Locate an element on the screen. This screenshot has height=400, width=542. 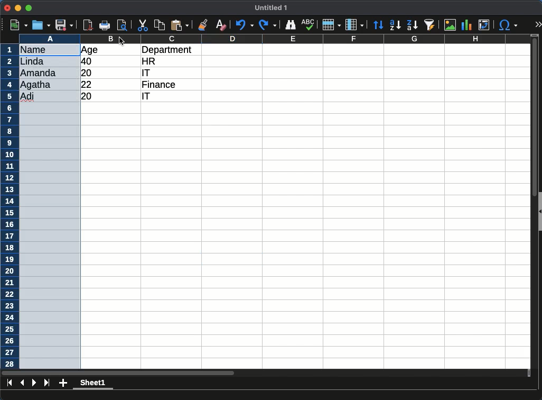
hr is located at coordinates (149, 61).